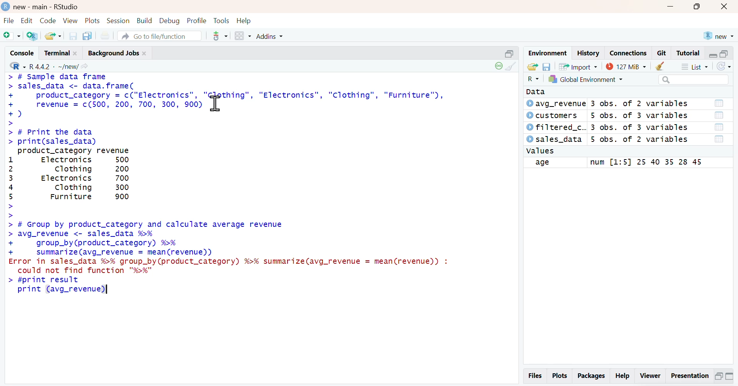  Describe the element at coordinates (547, 67) in the screenshot. I see `Save workspace as` at that location.